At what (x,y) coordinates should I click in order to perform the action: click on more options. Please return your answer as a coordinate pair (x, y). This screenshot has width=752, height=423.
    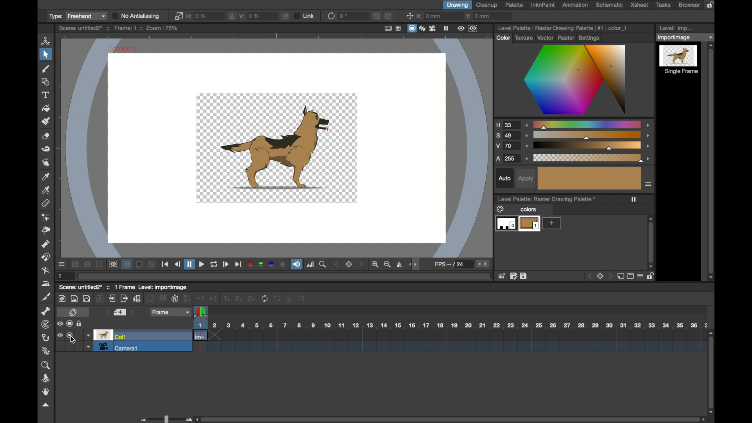
    Looking at the image, I should click on (649, 184).